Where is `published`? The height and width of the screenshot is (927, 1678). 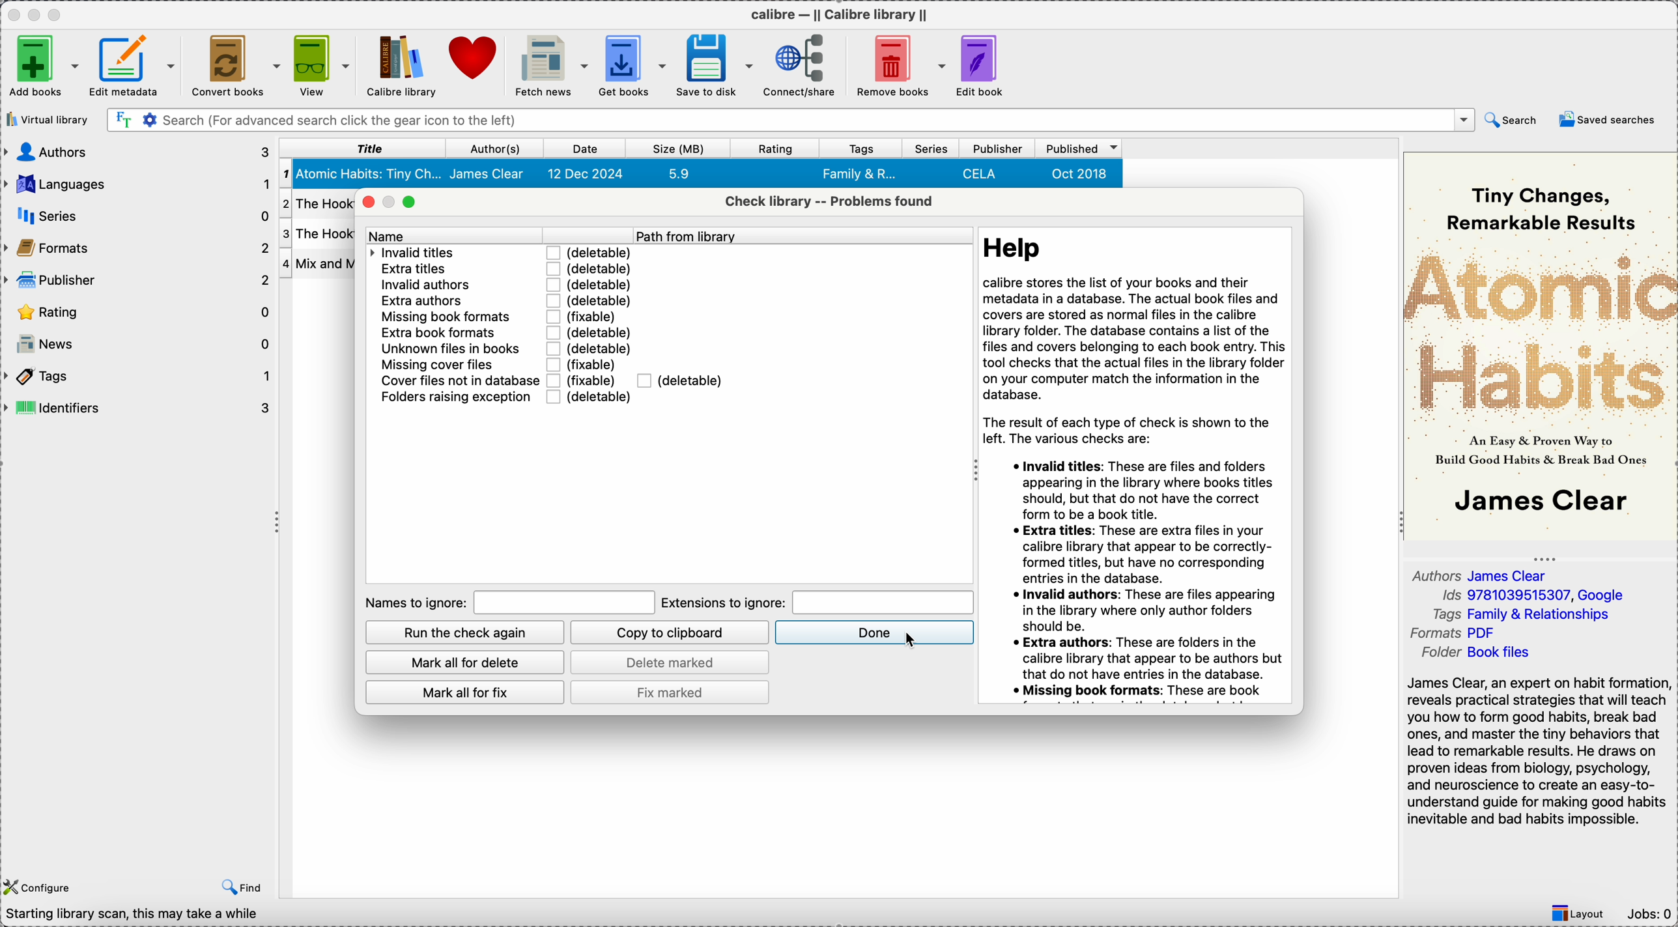
published is located at coordinates (1079, 149).